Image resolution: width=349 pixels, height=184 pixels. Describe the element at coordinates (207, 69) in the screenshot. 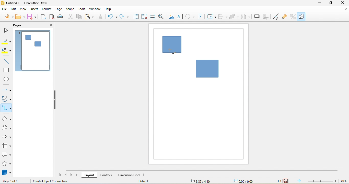

I see `shape` at that location.